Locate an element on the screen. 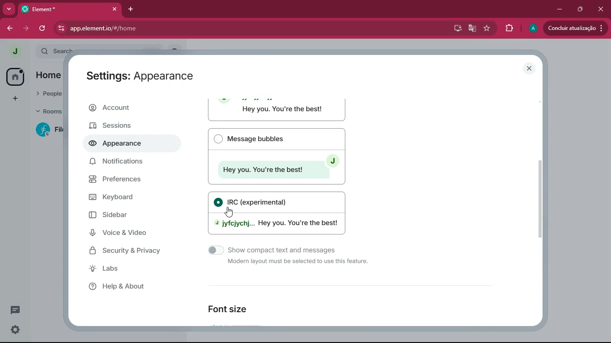  voice is located at coordinates (129, 233).